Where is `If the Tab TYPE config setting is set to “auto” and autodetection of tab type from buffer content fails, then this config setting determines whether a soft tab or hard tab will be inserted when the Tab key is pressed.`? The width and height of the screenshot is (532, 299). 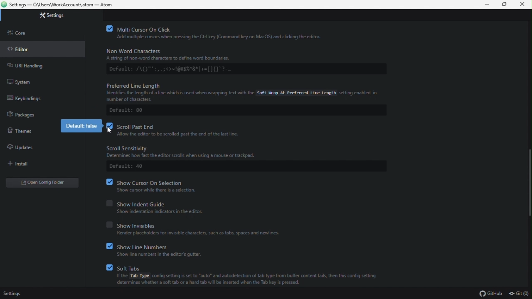
If the Tab TYPE config setting is set to “auto” and autodetection of tab type from buffer content fails, then this config setting determines whether a soft tab or hard tab will be inserted when the Tab key is pressed. is located at coordinates (248, 281).